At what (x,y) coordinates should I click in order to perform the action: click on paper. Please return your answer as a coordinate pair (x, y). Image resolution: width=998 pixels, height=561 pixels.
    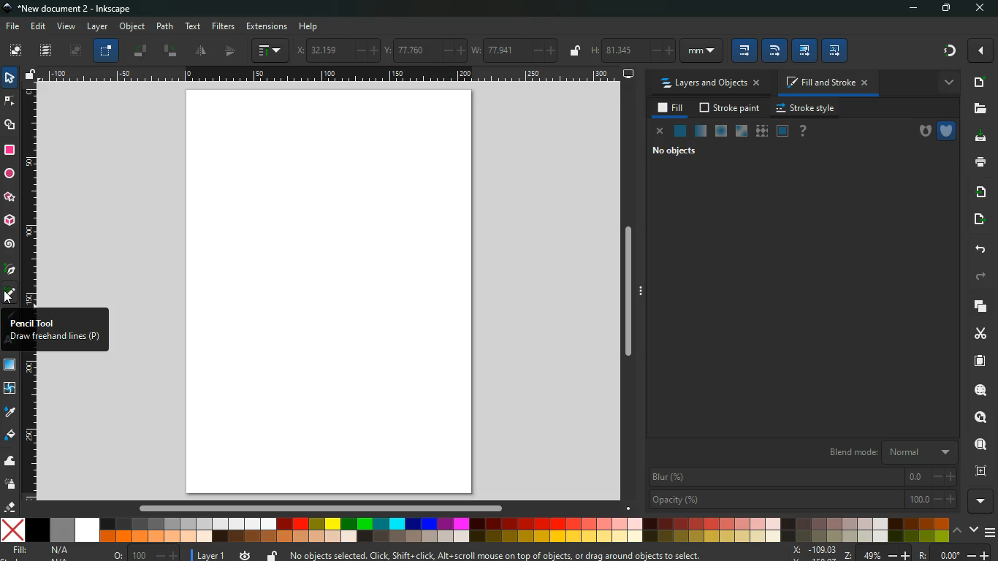
    Looking at the image, I should click on (979, 361).